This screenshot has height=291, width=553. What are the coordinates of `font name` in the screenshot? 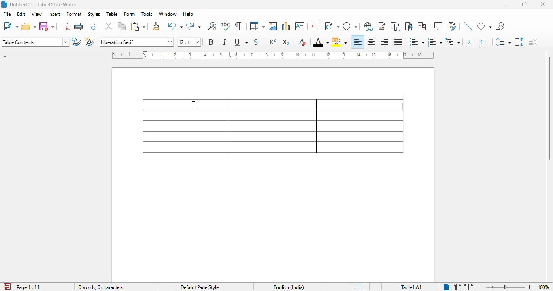 It's located at (136, 42).